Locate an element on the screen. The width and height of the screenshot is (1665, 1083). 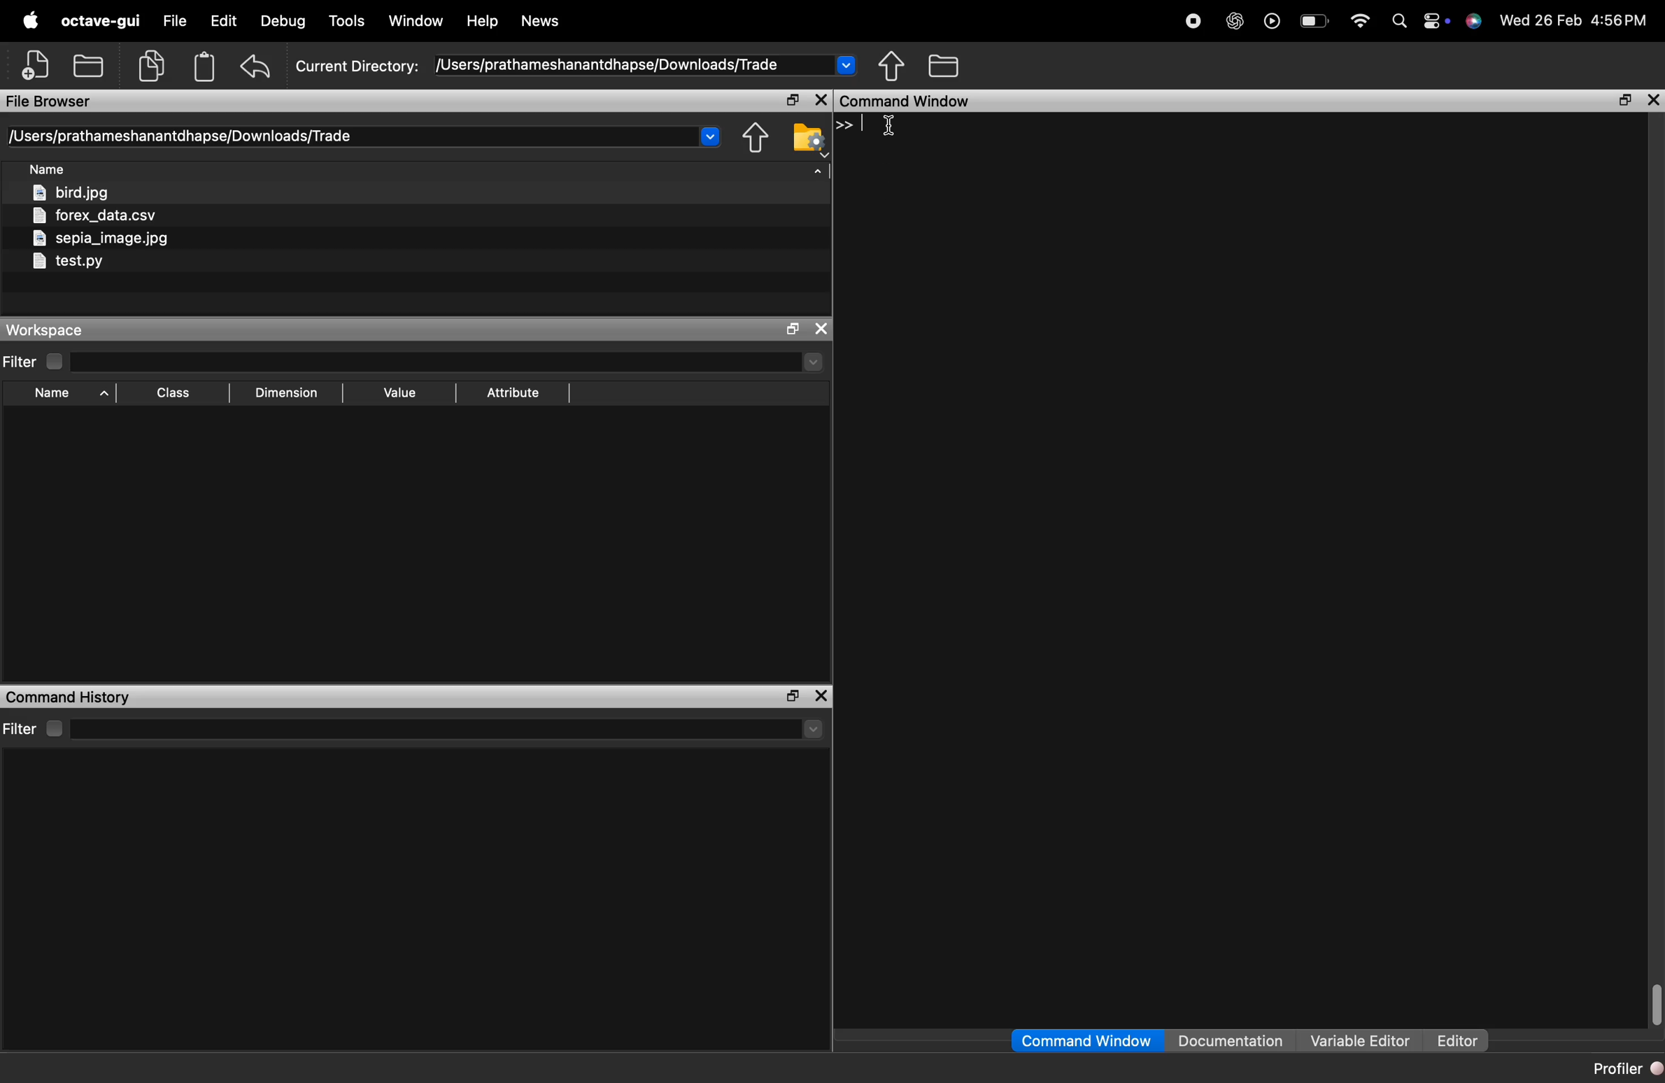
Command History is located at coordinates (72, 695).